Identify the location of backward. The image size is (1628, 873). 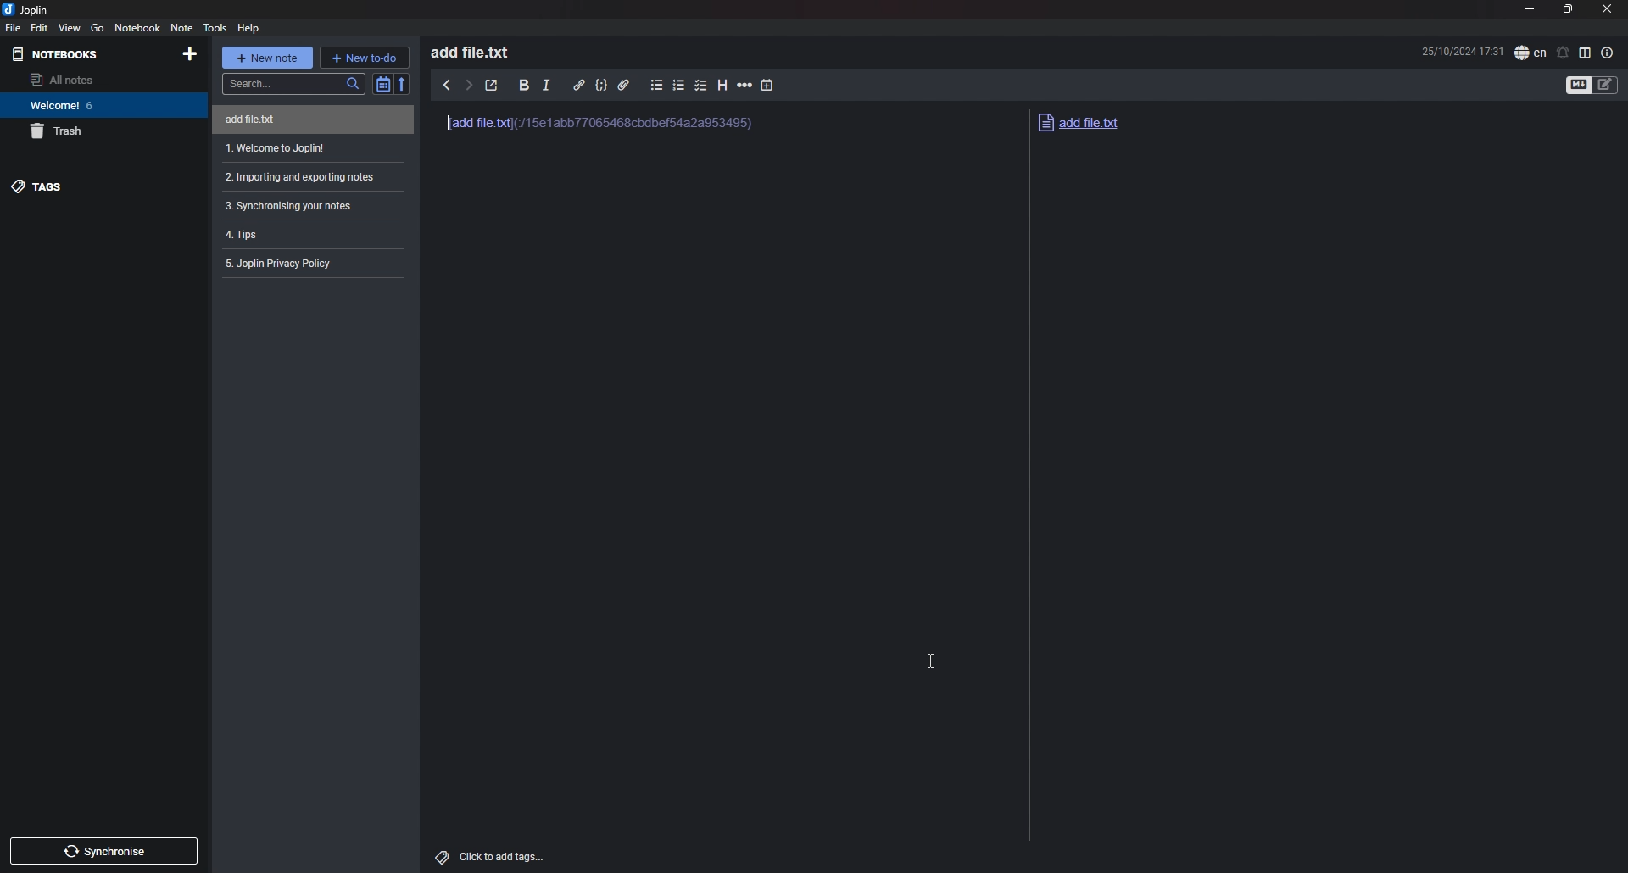
(447, 85).